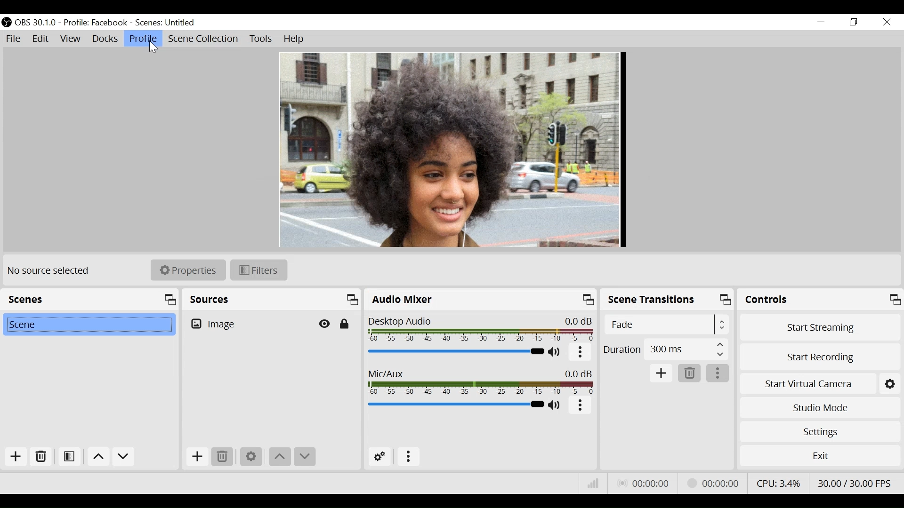 The image size is (904, 508). I want to click on Start Streaming, so click(820, 326).